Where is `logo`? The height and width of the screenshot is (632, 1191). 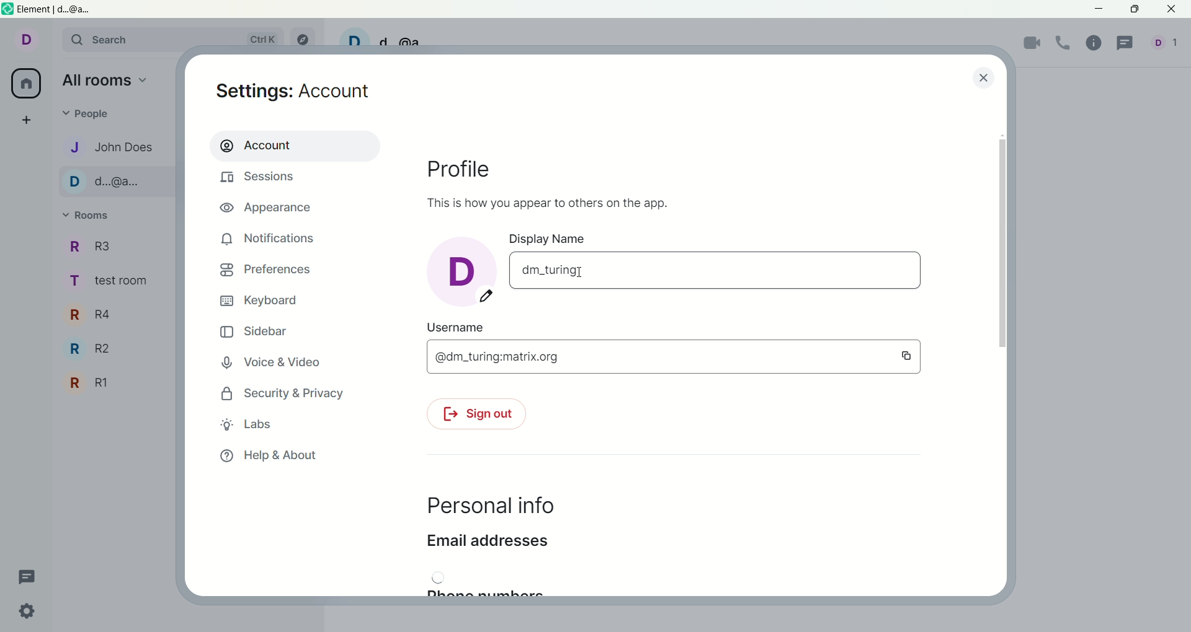 logo is located at coordinates (8, 11).